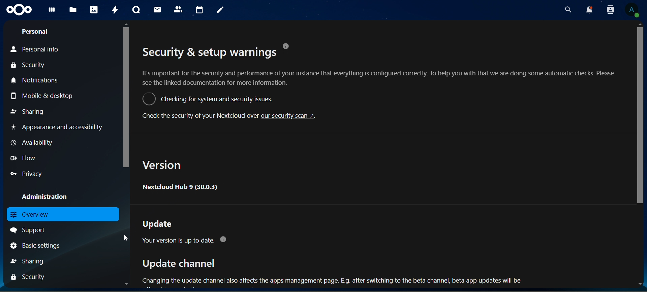  I want to click on appearance and accessibility, so click(58, 127).